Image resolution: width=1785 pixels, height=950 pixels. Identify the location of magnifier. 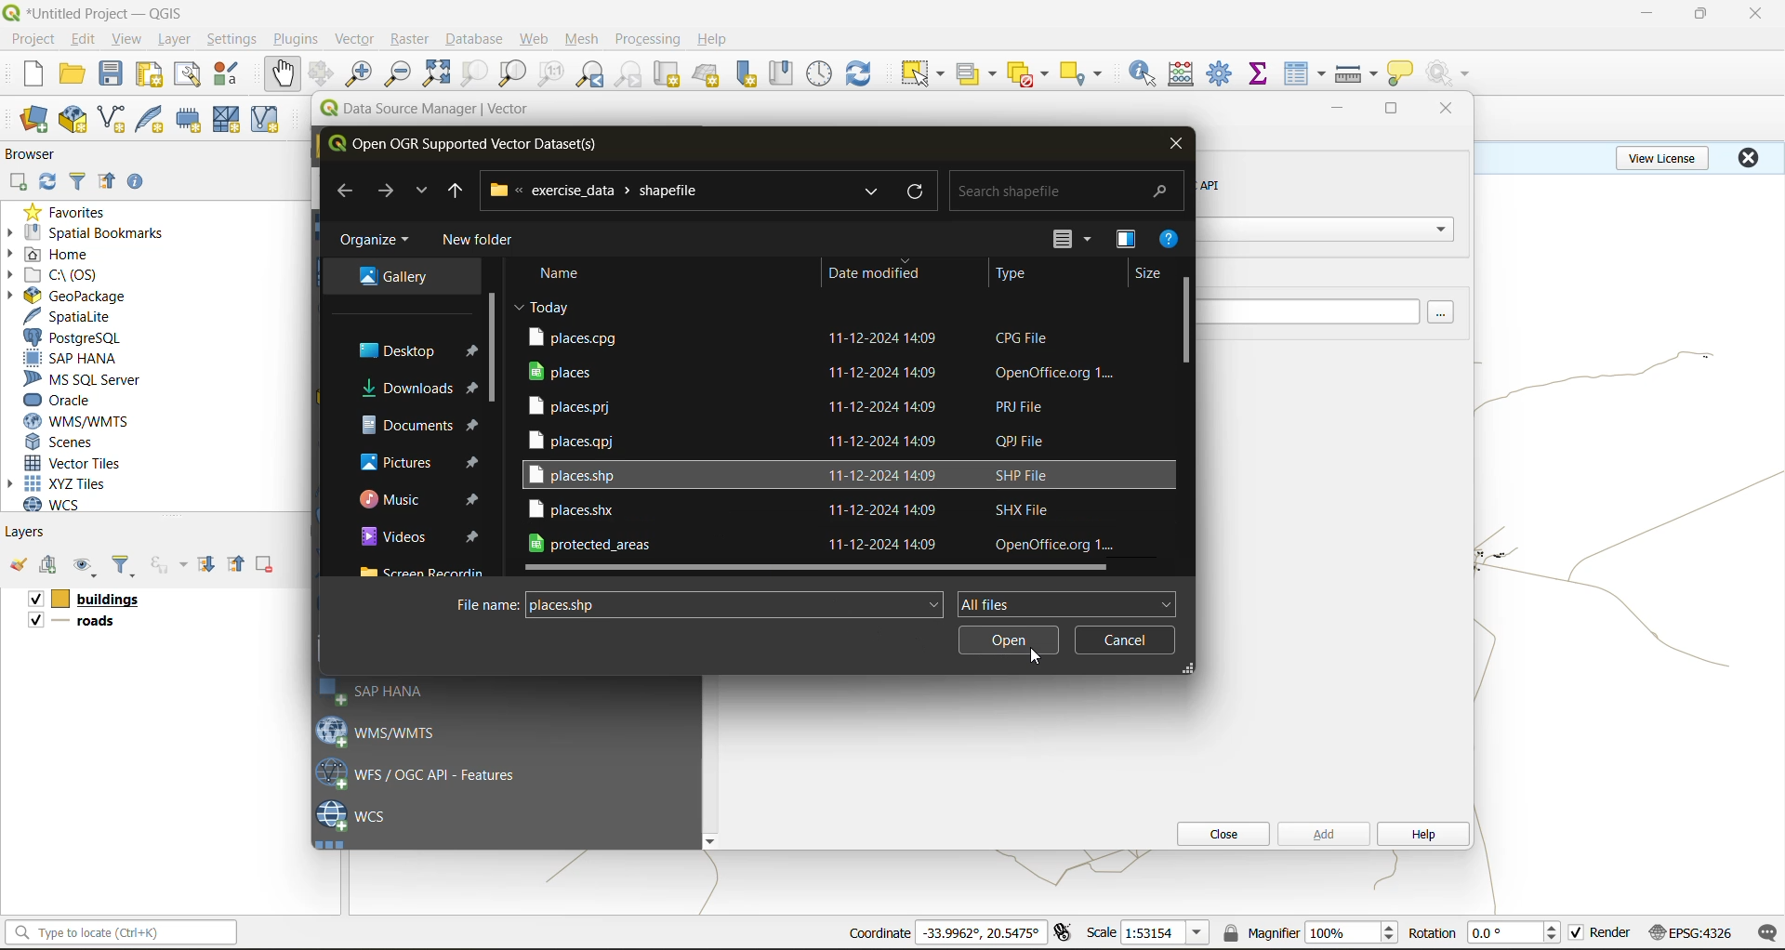
(1260, 932).